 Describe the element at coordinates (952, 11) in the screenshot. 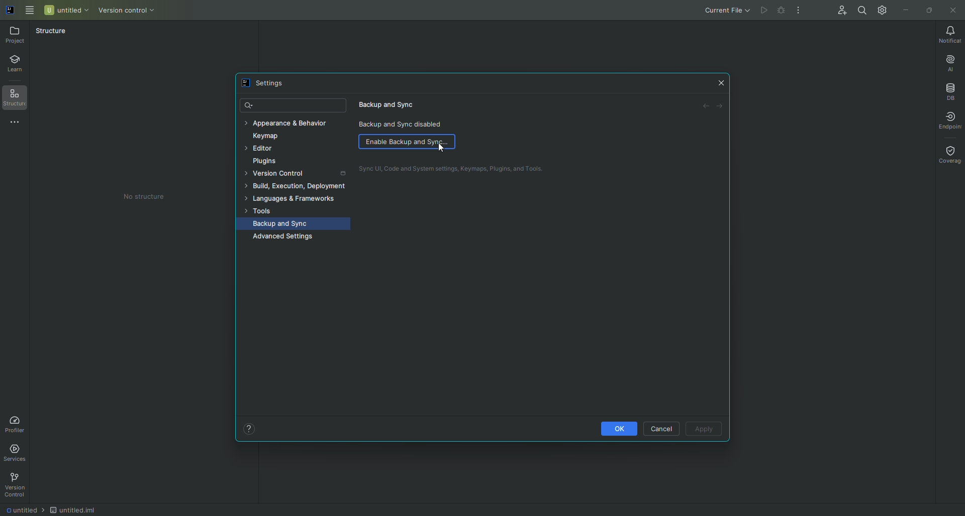

I see `Close` at that location.